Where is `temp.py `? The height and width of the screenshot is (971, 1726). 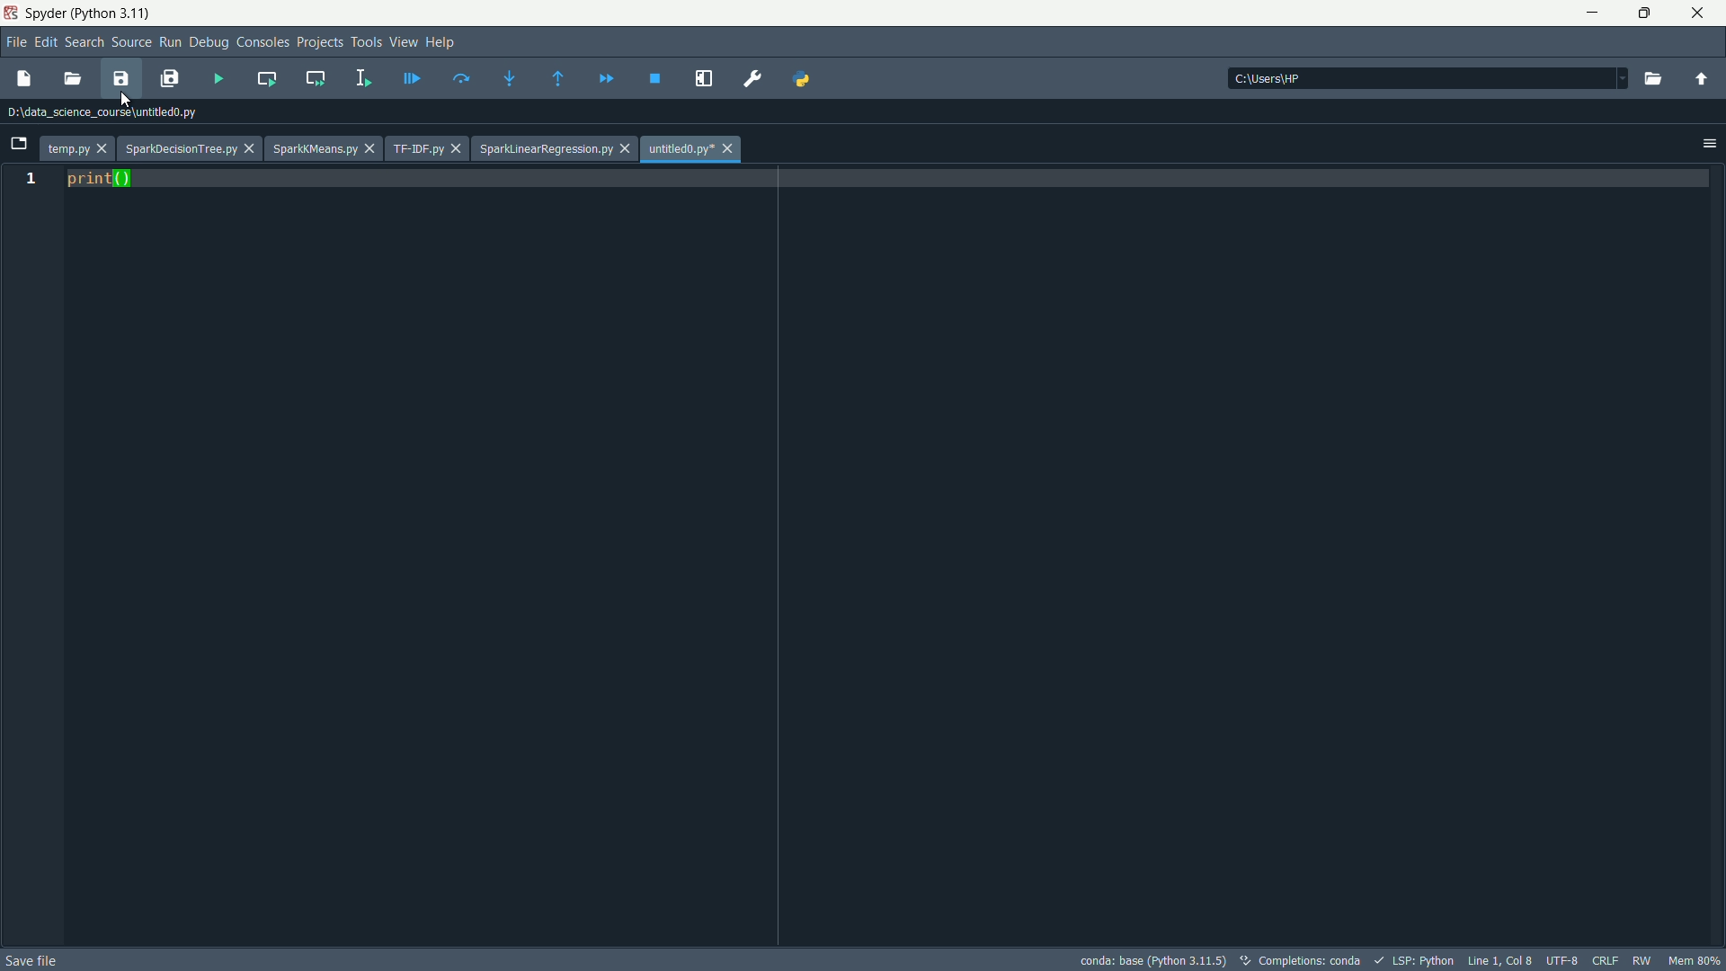
temp.py  is located at coordinates (68, 147).